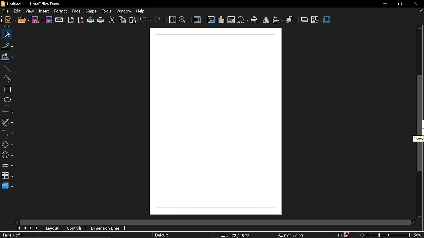 Image resolution: width=424 pixels, height=238 pixels. Describe the element at coordinates (419, 235) in the screenshot. I see `current zoom` at that location.